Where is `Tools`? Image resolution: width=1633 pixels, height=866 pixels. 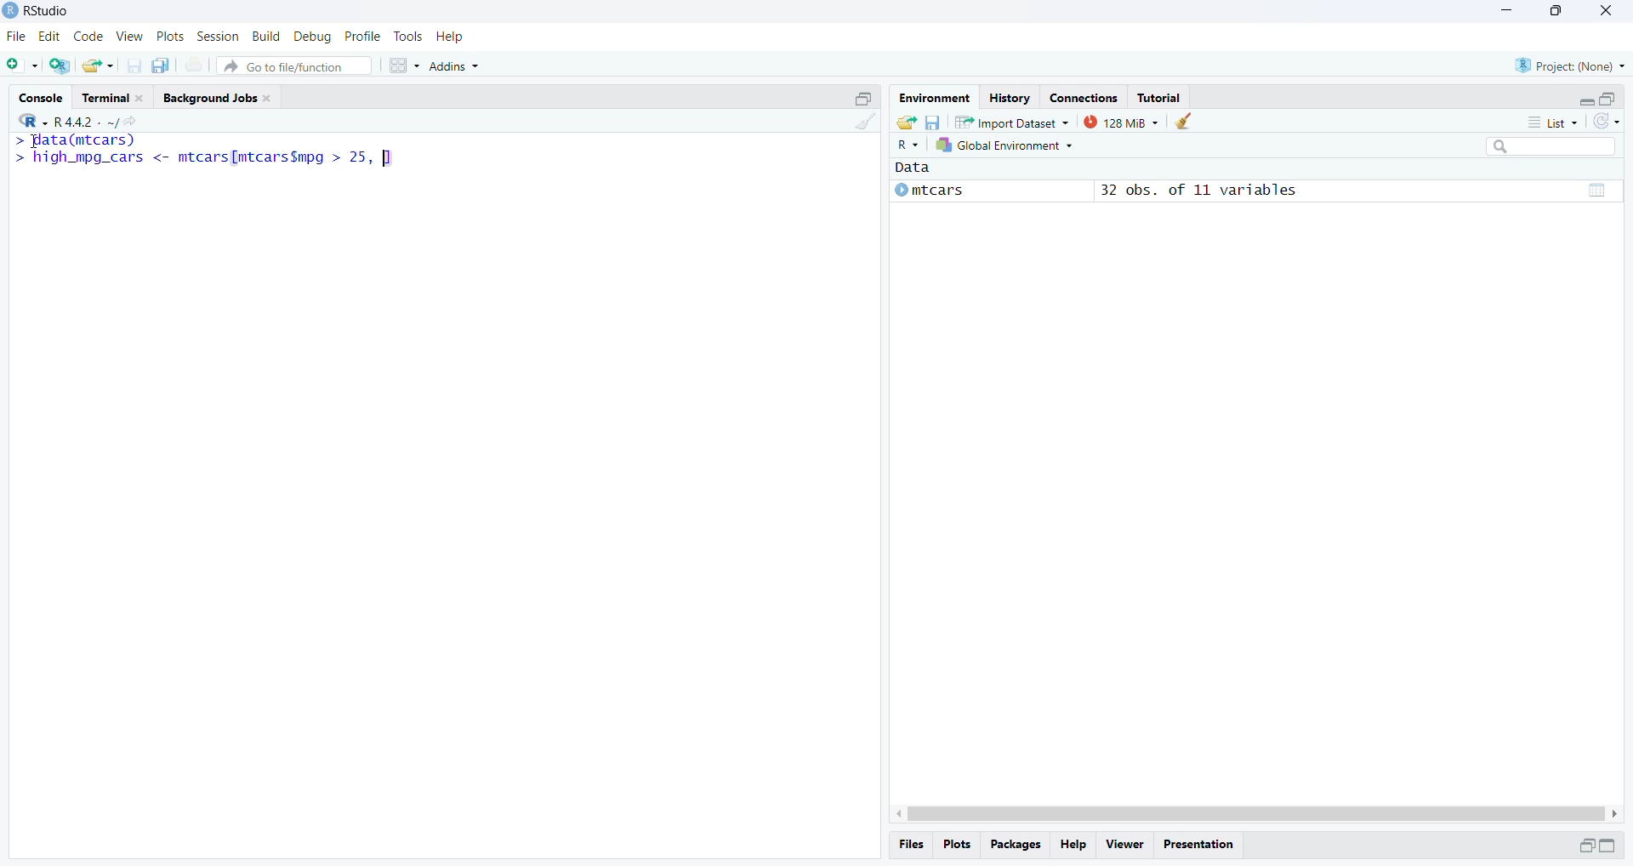
Tools is located at coordinates (407, 35).